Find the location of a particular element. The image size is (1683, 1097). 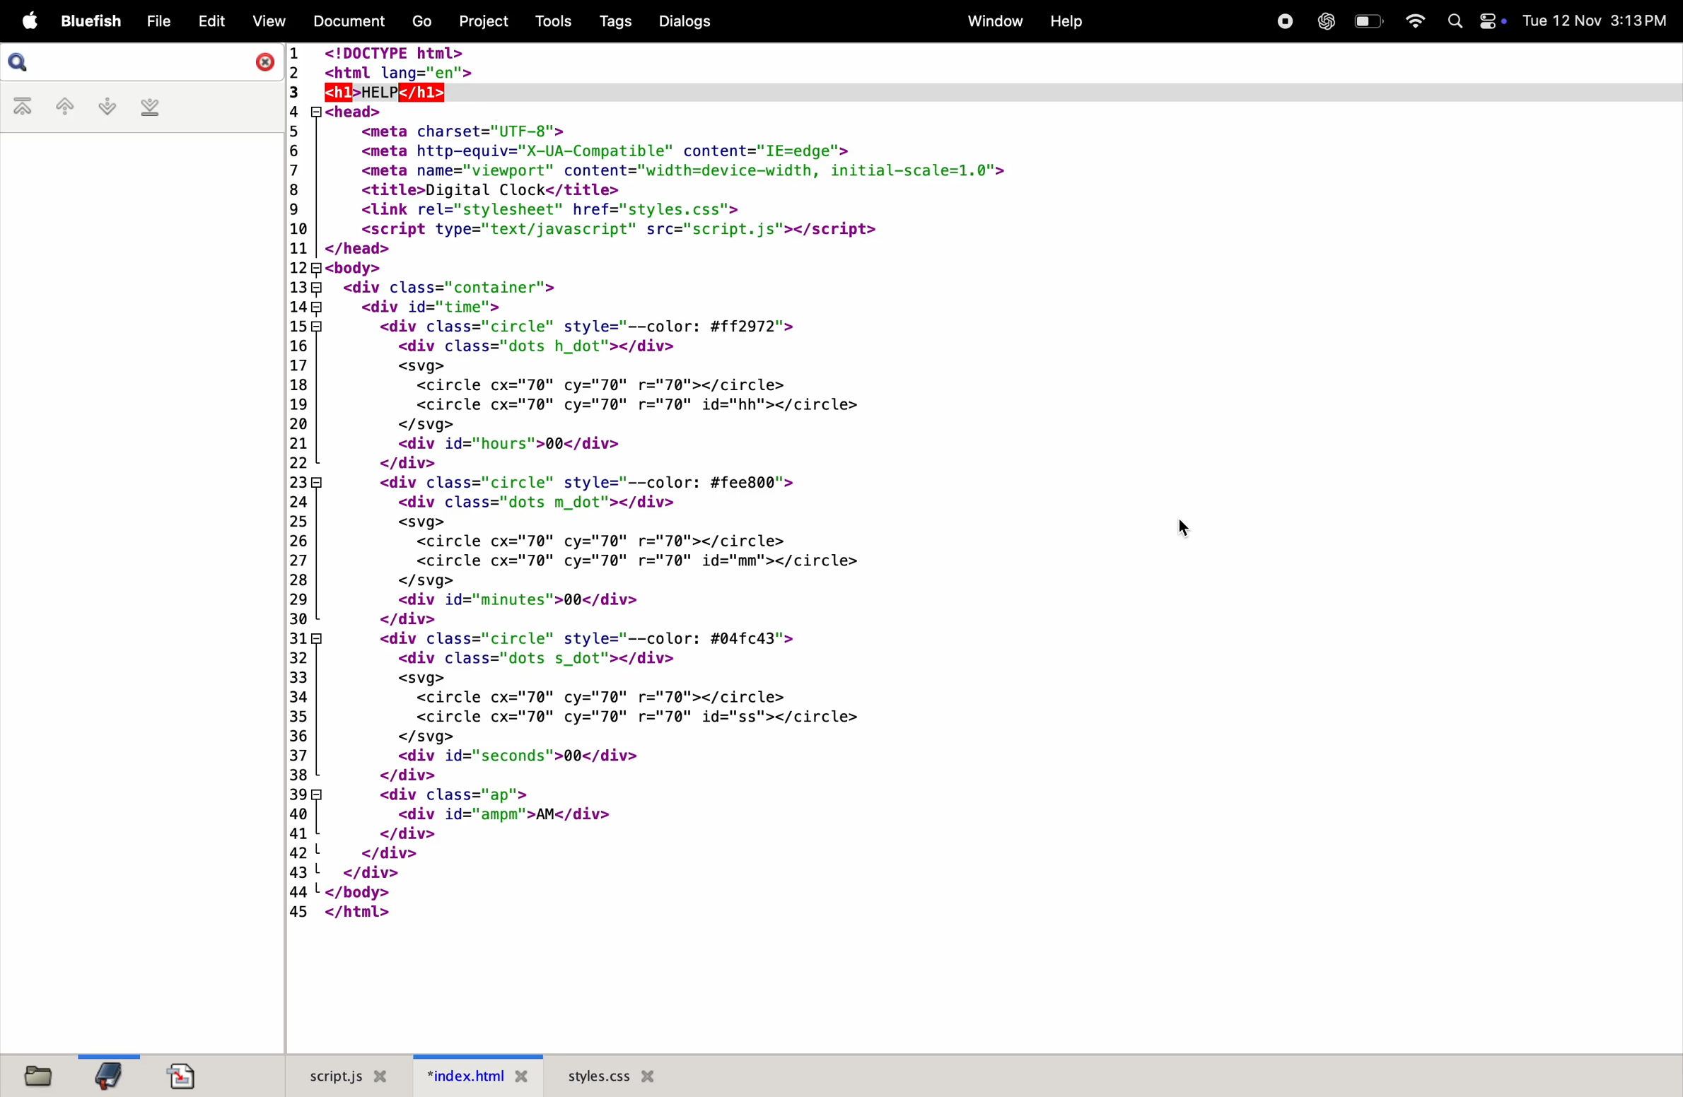

new file is located at coordinates (33, 1074).